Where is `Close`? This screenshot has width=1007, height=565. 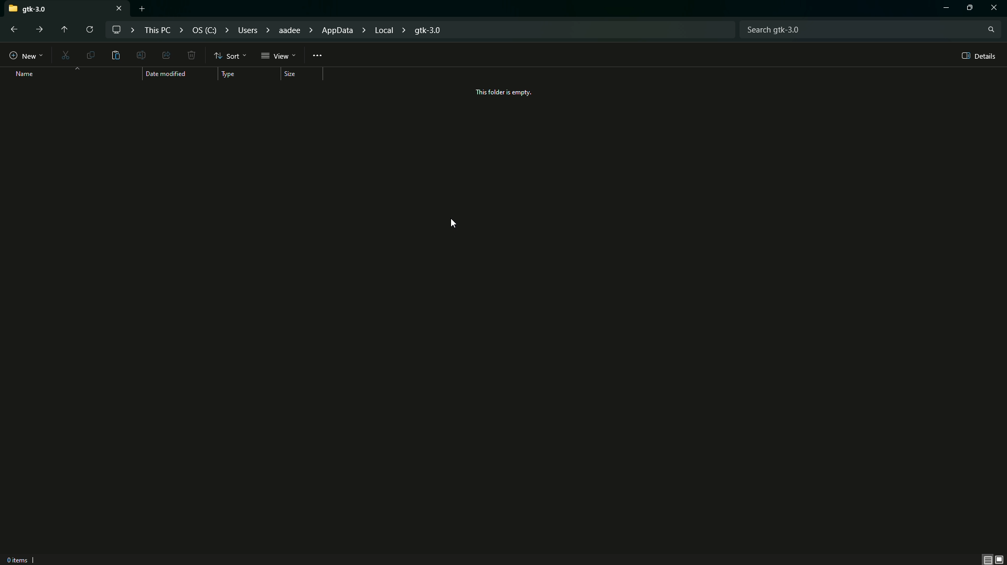 Close is located at coordinates (996, 7).